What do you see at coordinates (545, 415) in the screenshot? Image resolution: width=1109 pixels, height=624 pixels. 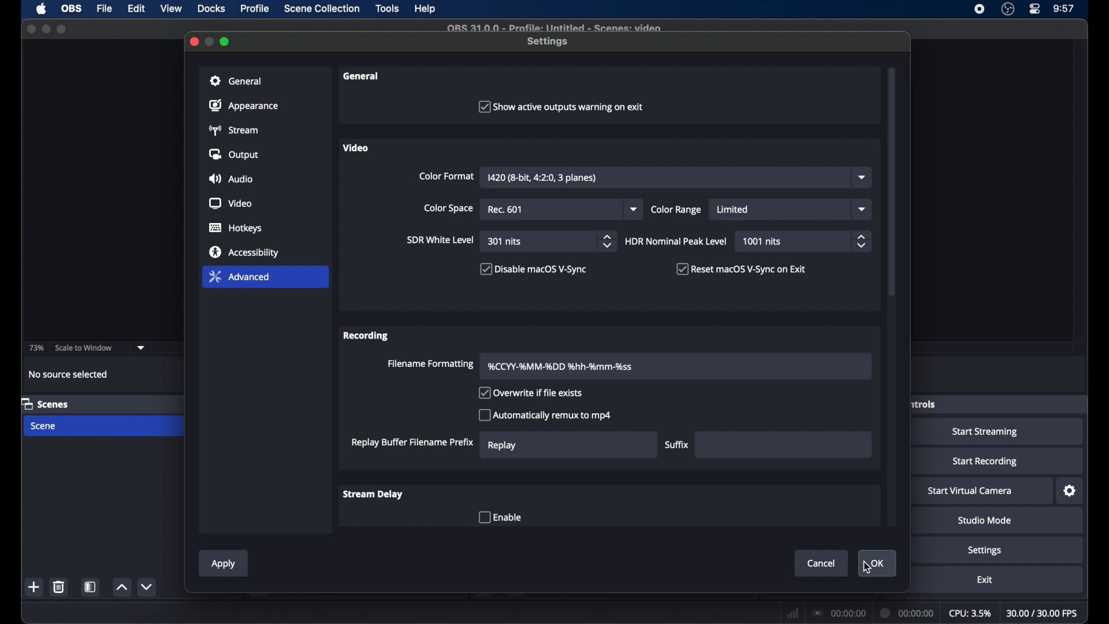 I see `automatically remix to mp4` at bounding box center [545, 415].